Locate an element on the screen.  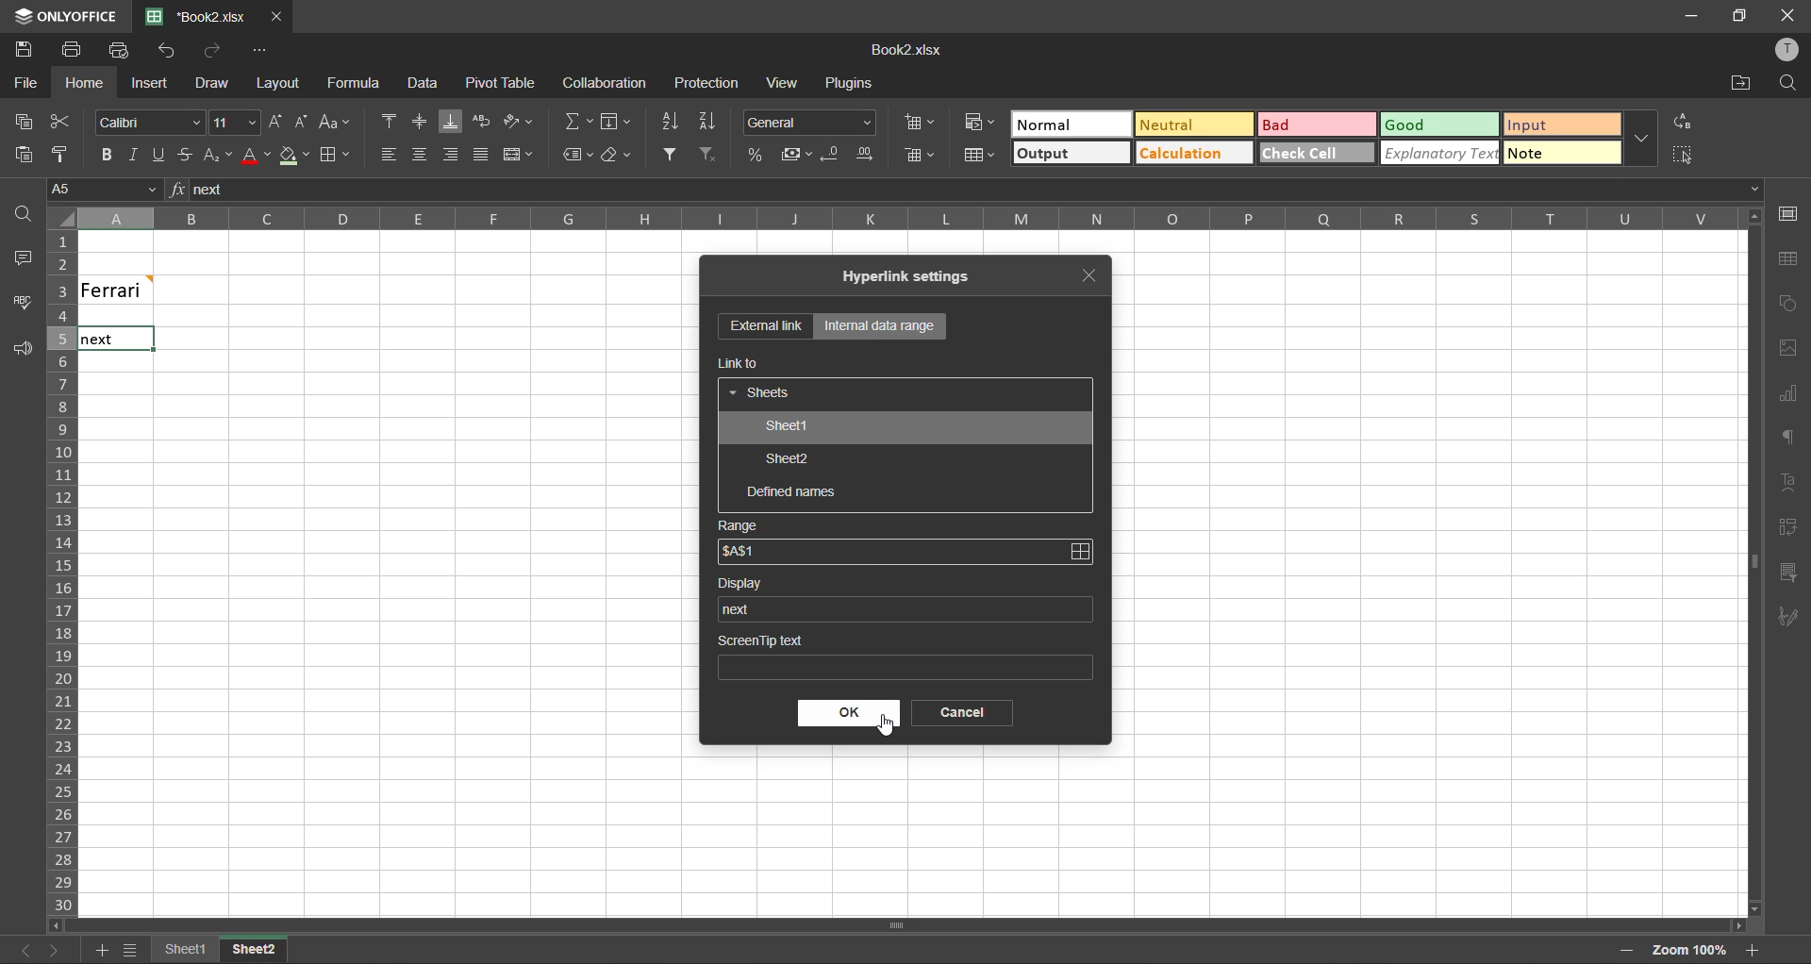
italic is located at coordinates (130, 155).